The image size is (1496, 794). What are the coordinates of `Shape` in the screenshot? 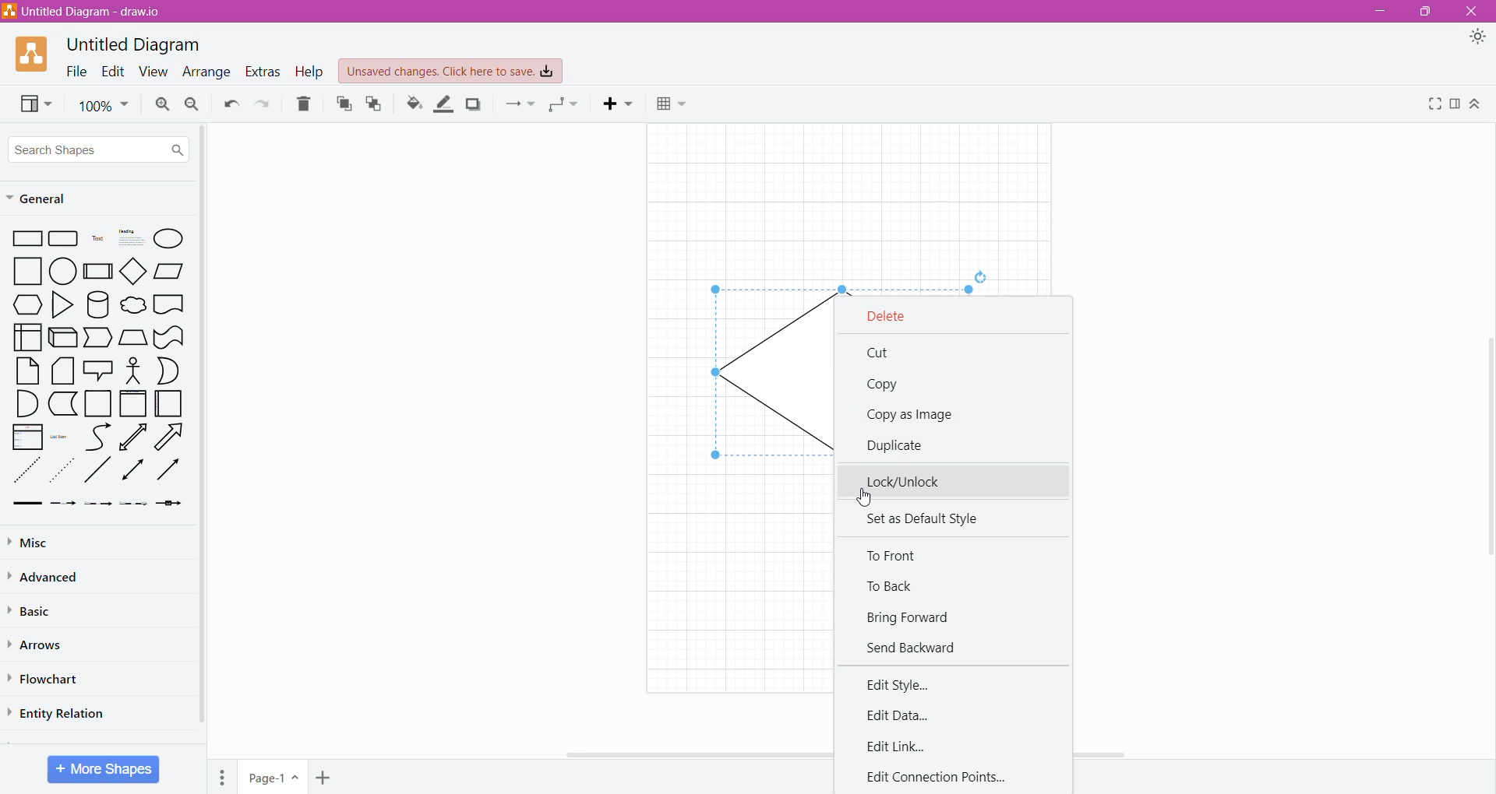 It's located at (747, 374).